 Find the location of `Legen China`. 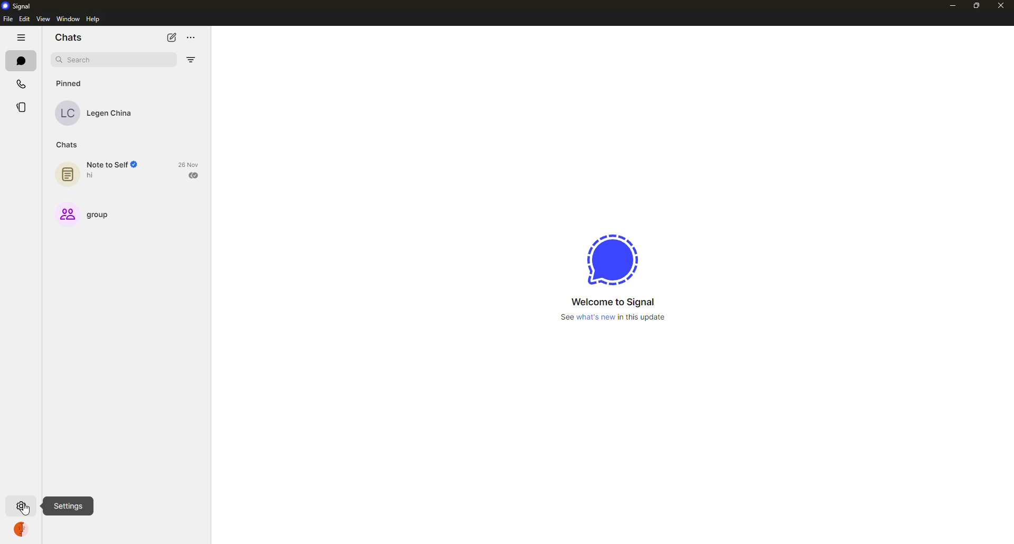

Legen China is located at coordinates (112, 115).